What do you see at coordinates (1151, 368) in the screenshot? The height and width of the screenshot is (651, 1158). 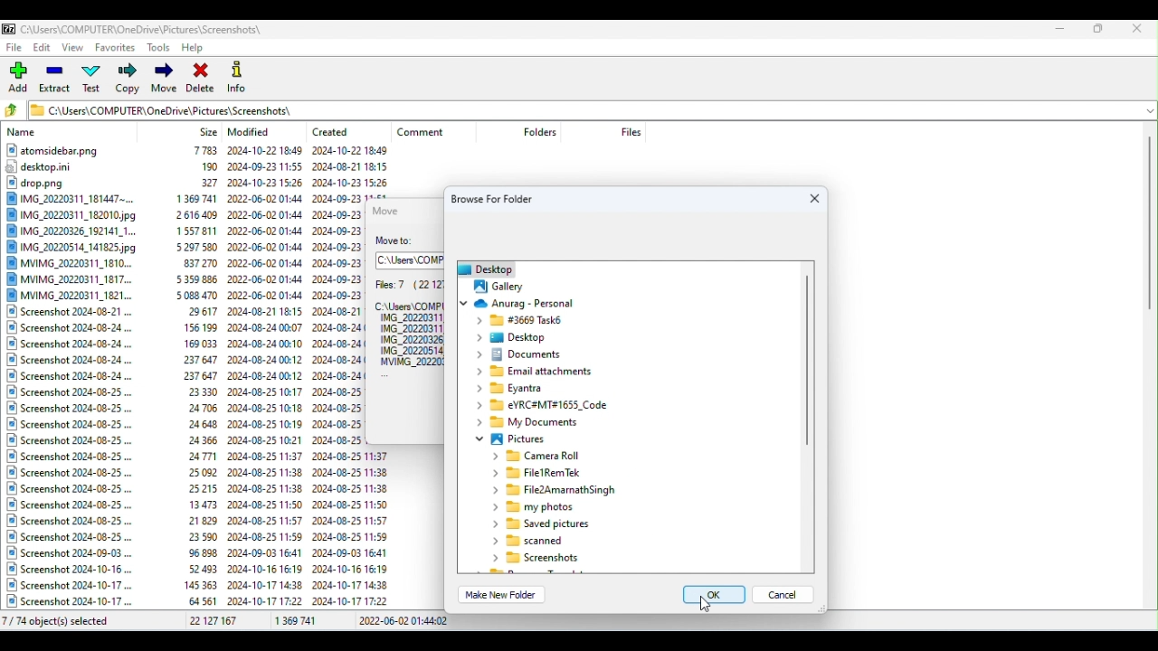 I see `Scroll bar` at bounding box center [1151, 368].